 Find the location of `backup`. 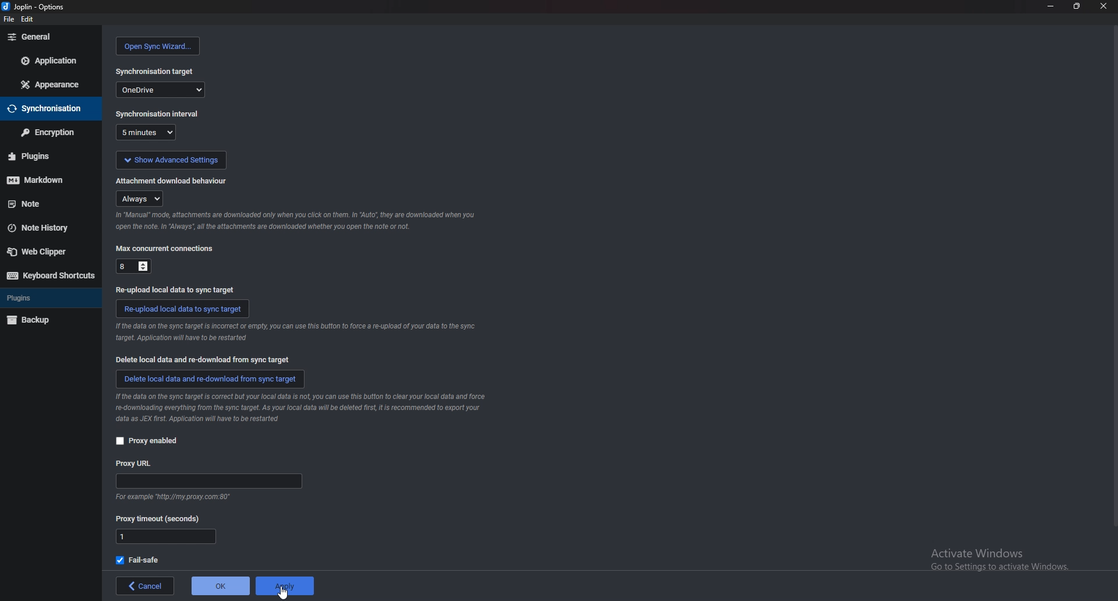

backup is located at coordinates (45, 320).